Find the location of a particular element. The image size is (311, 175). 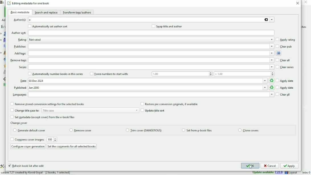

Layout is located at coordinates (292, 173).